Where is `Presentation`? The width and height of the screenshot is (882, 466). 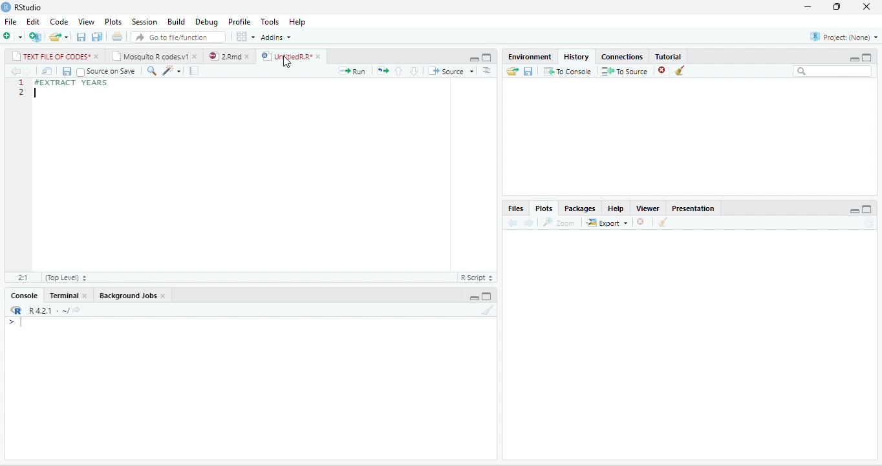 Presentation is located at coordinates (693, 208).